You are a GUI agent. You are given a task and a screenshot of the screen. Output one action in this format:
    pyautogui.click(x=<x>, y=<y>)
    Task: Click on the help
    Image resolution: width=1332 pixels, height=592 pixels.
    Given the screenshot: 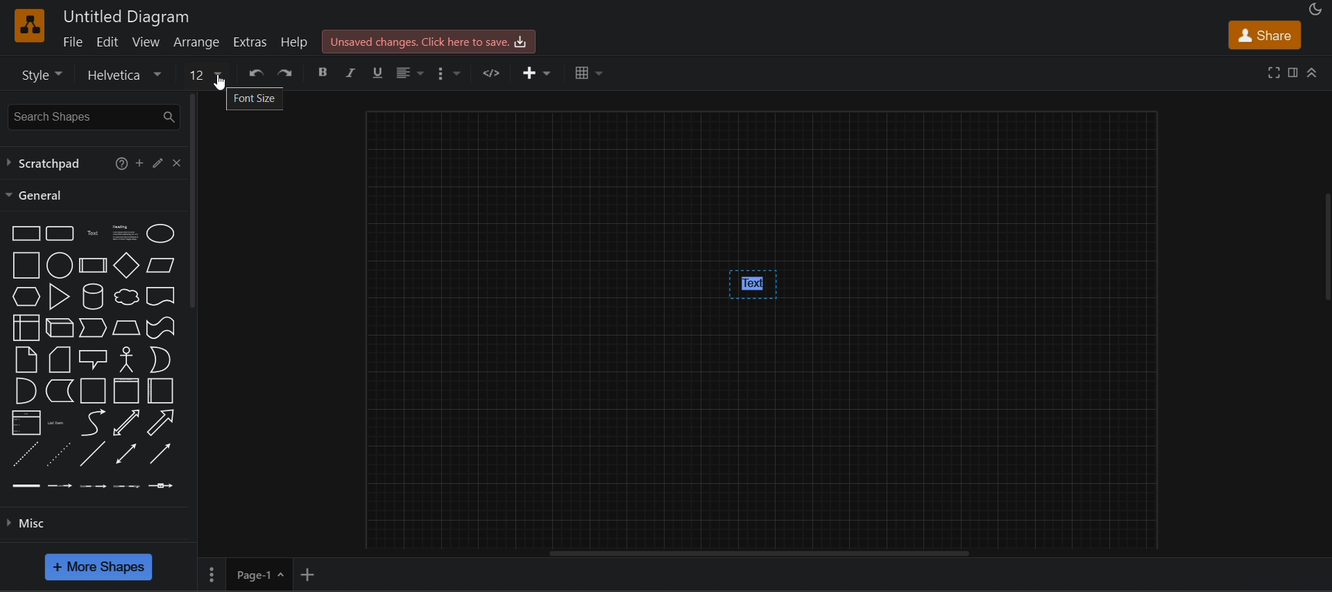 What is the action you would take?
    pyautogui.click(x=294, y=42)
    